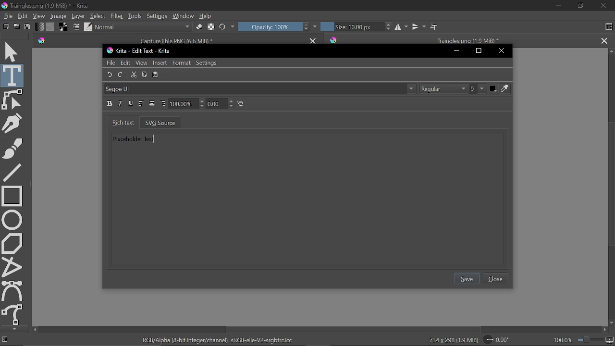 The image size is (615, 346). What do you see at coordinates (122, 123) in the screenshot?
I see `Rich text` at bounding box center [122, 123].